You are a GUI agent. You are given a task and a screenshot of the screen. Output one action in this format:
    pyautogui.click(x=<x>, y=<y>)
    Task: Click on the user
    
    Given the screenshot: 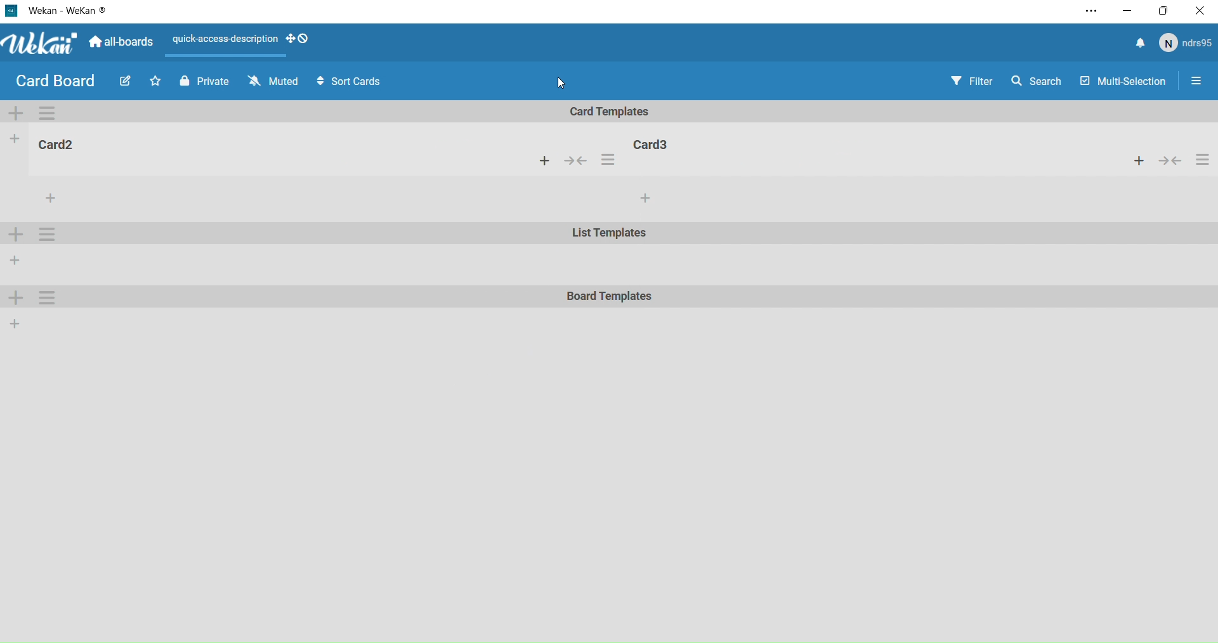 What is the action you would take?
    pyautogui.click(x=1187, y=46)
    